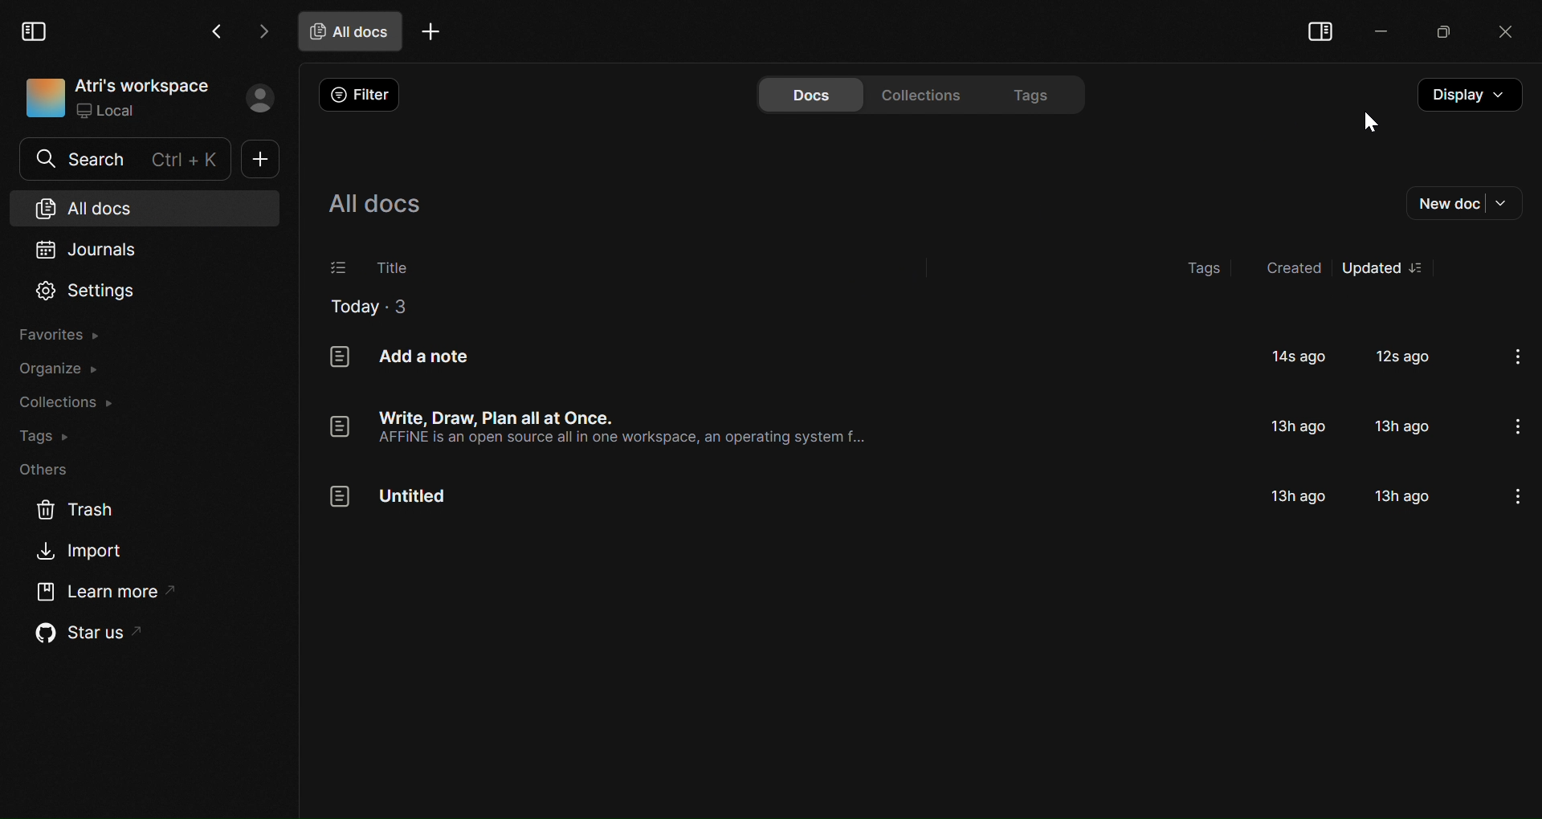 The height and width of the screenshot is (819, 1542). I want to click on Collapse Sidebar, so click(35, 29).